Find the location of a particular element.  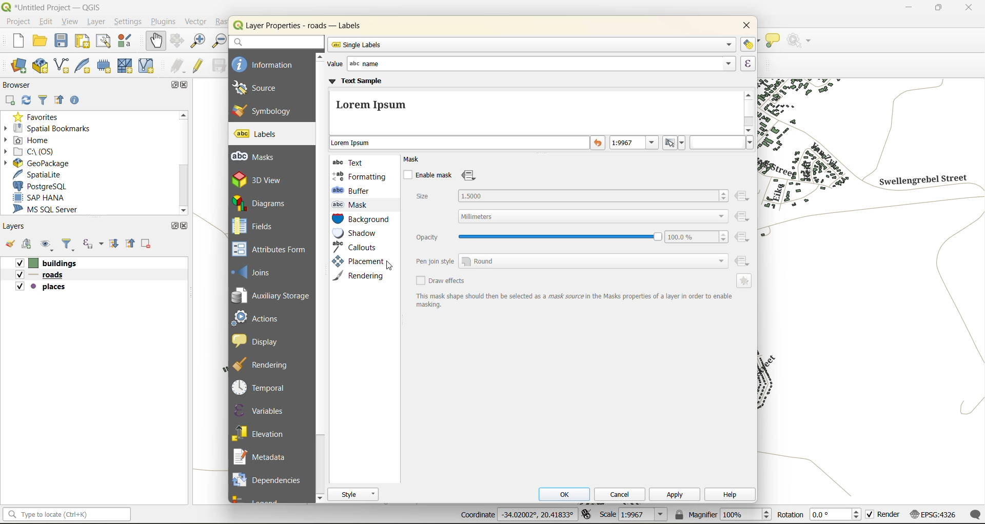

data defined override is located at coordinates (743, 230).